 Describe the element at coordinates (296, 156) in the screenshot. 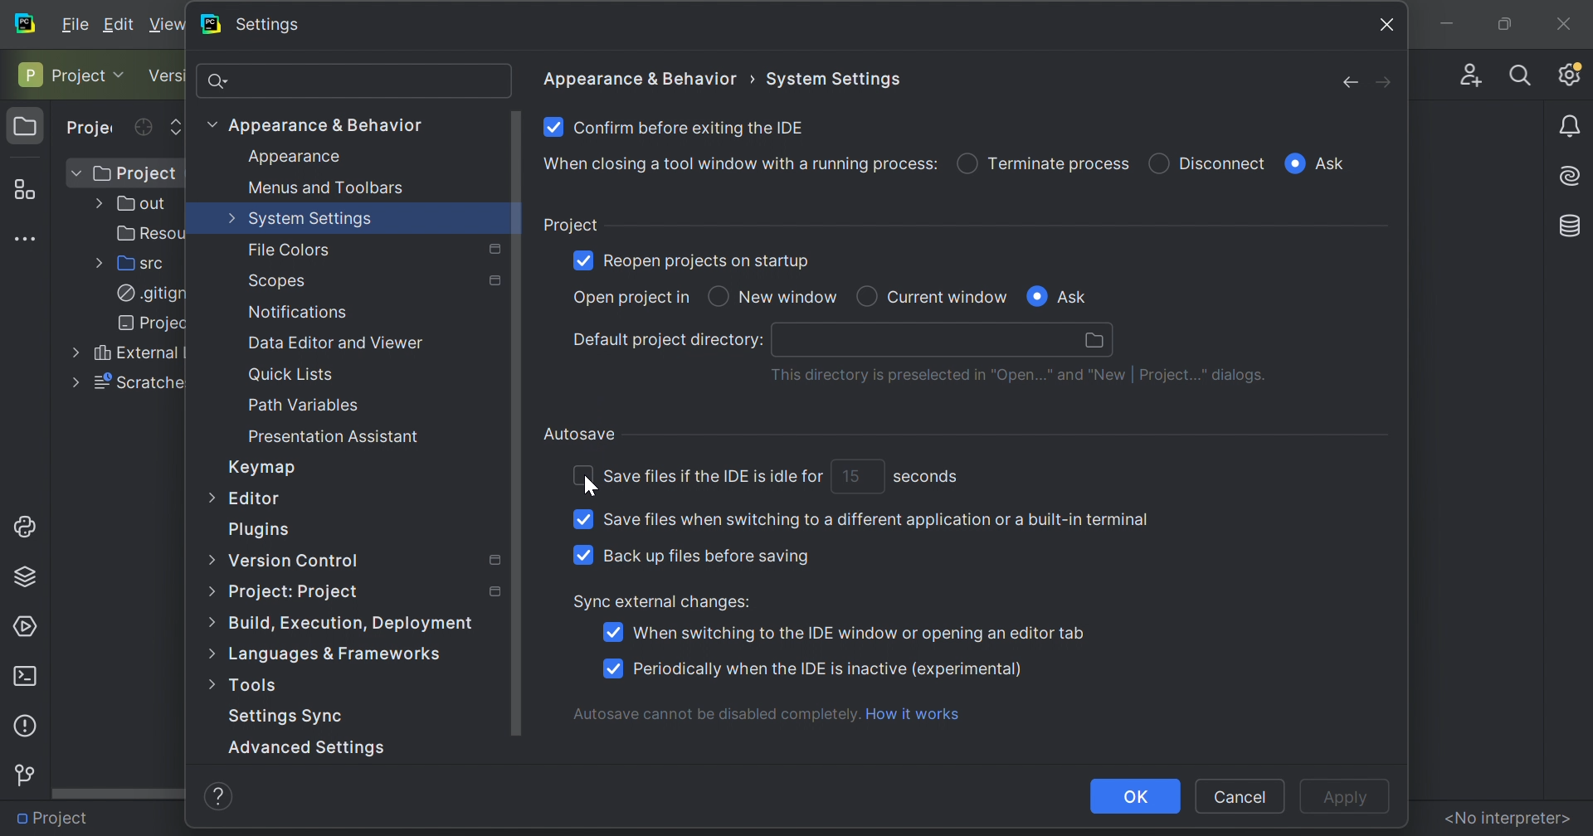

I see `Appearance` at that location.